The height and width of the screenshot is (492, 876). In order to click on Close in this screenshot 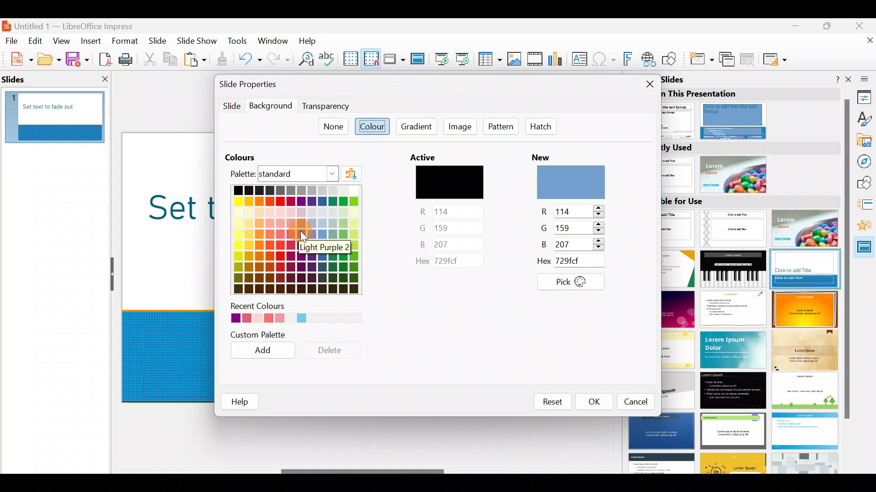, I will do `click(647, 84)`.